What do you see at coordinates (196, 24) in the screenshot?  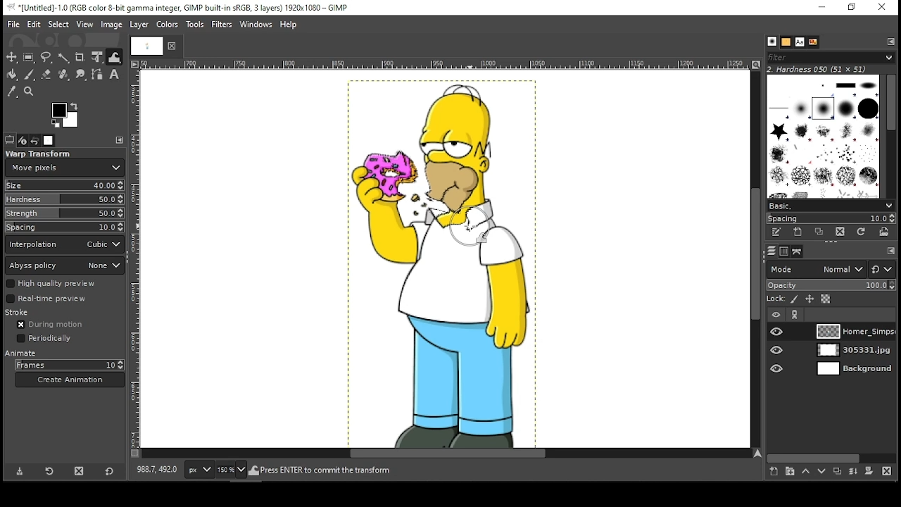 I see `tools` at bounding box center [196, 24].